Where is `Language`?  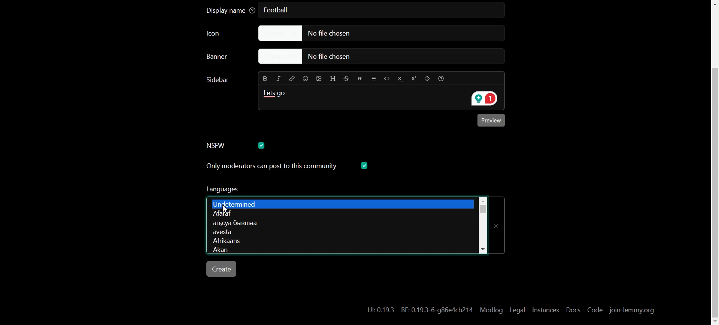
Language is located at coordinates (339, 223).